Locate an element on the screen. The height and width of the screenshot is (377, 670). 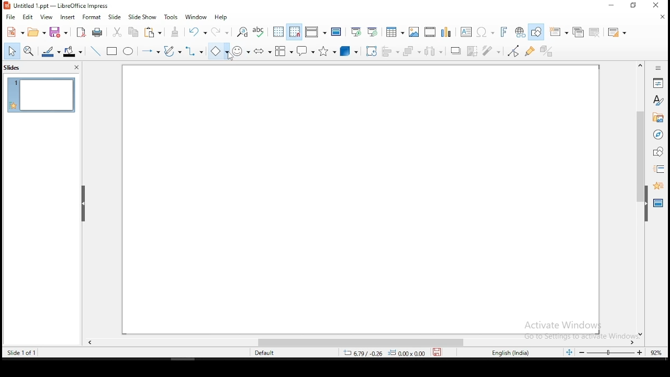
help is located at coordinates (224, 17).